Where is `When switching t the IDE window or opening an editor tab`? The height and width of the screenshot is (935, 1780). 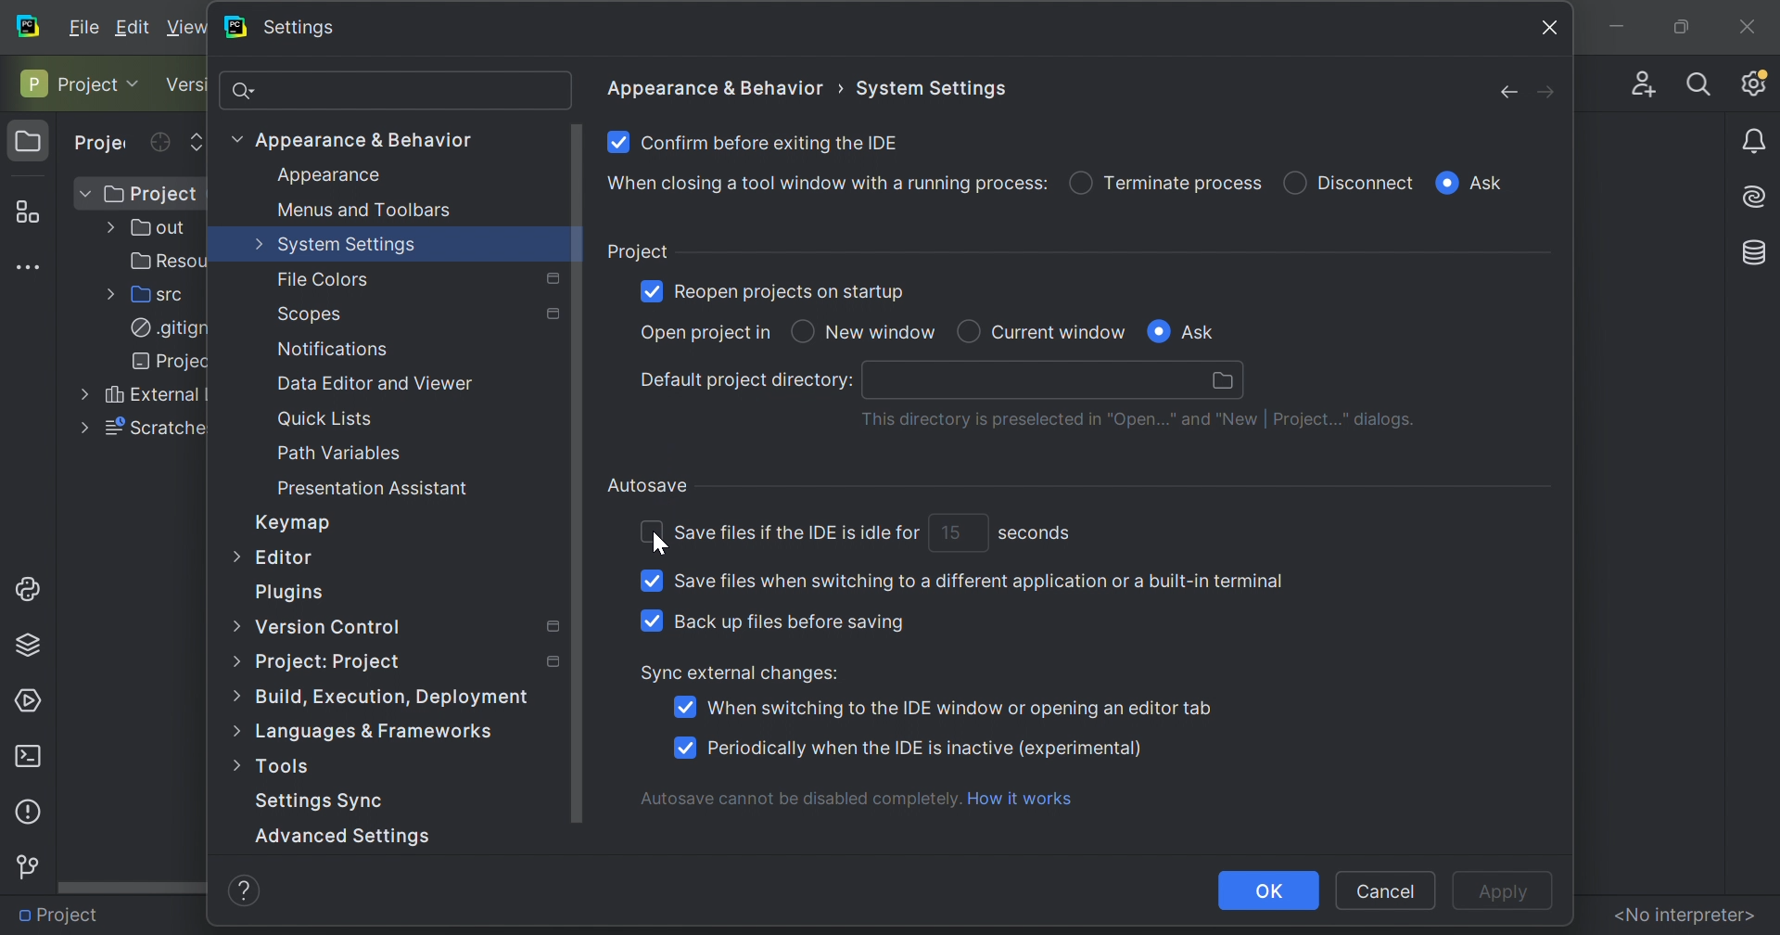 When switching t the IDE window or opening an editor tab is located at coordinates (957, 708).